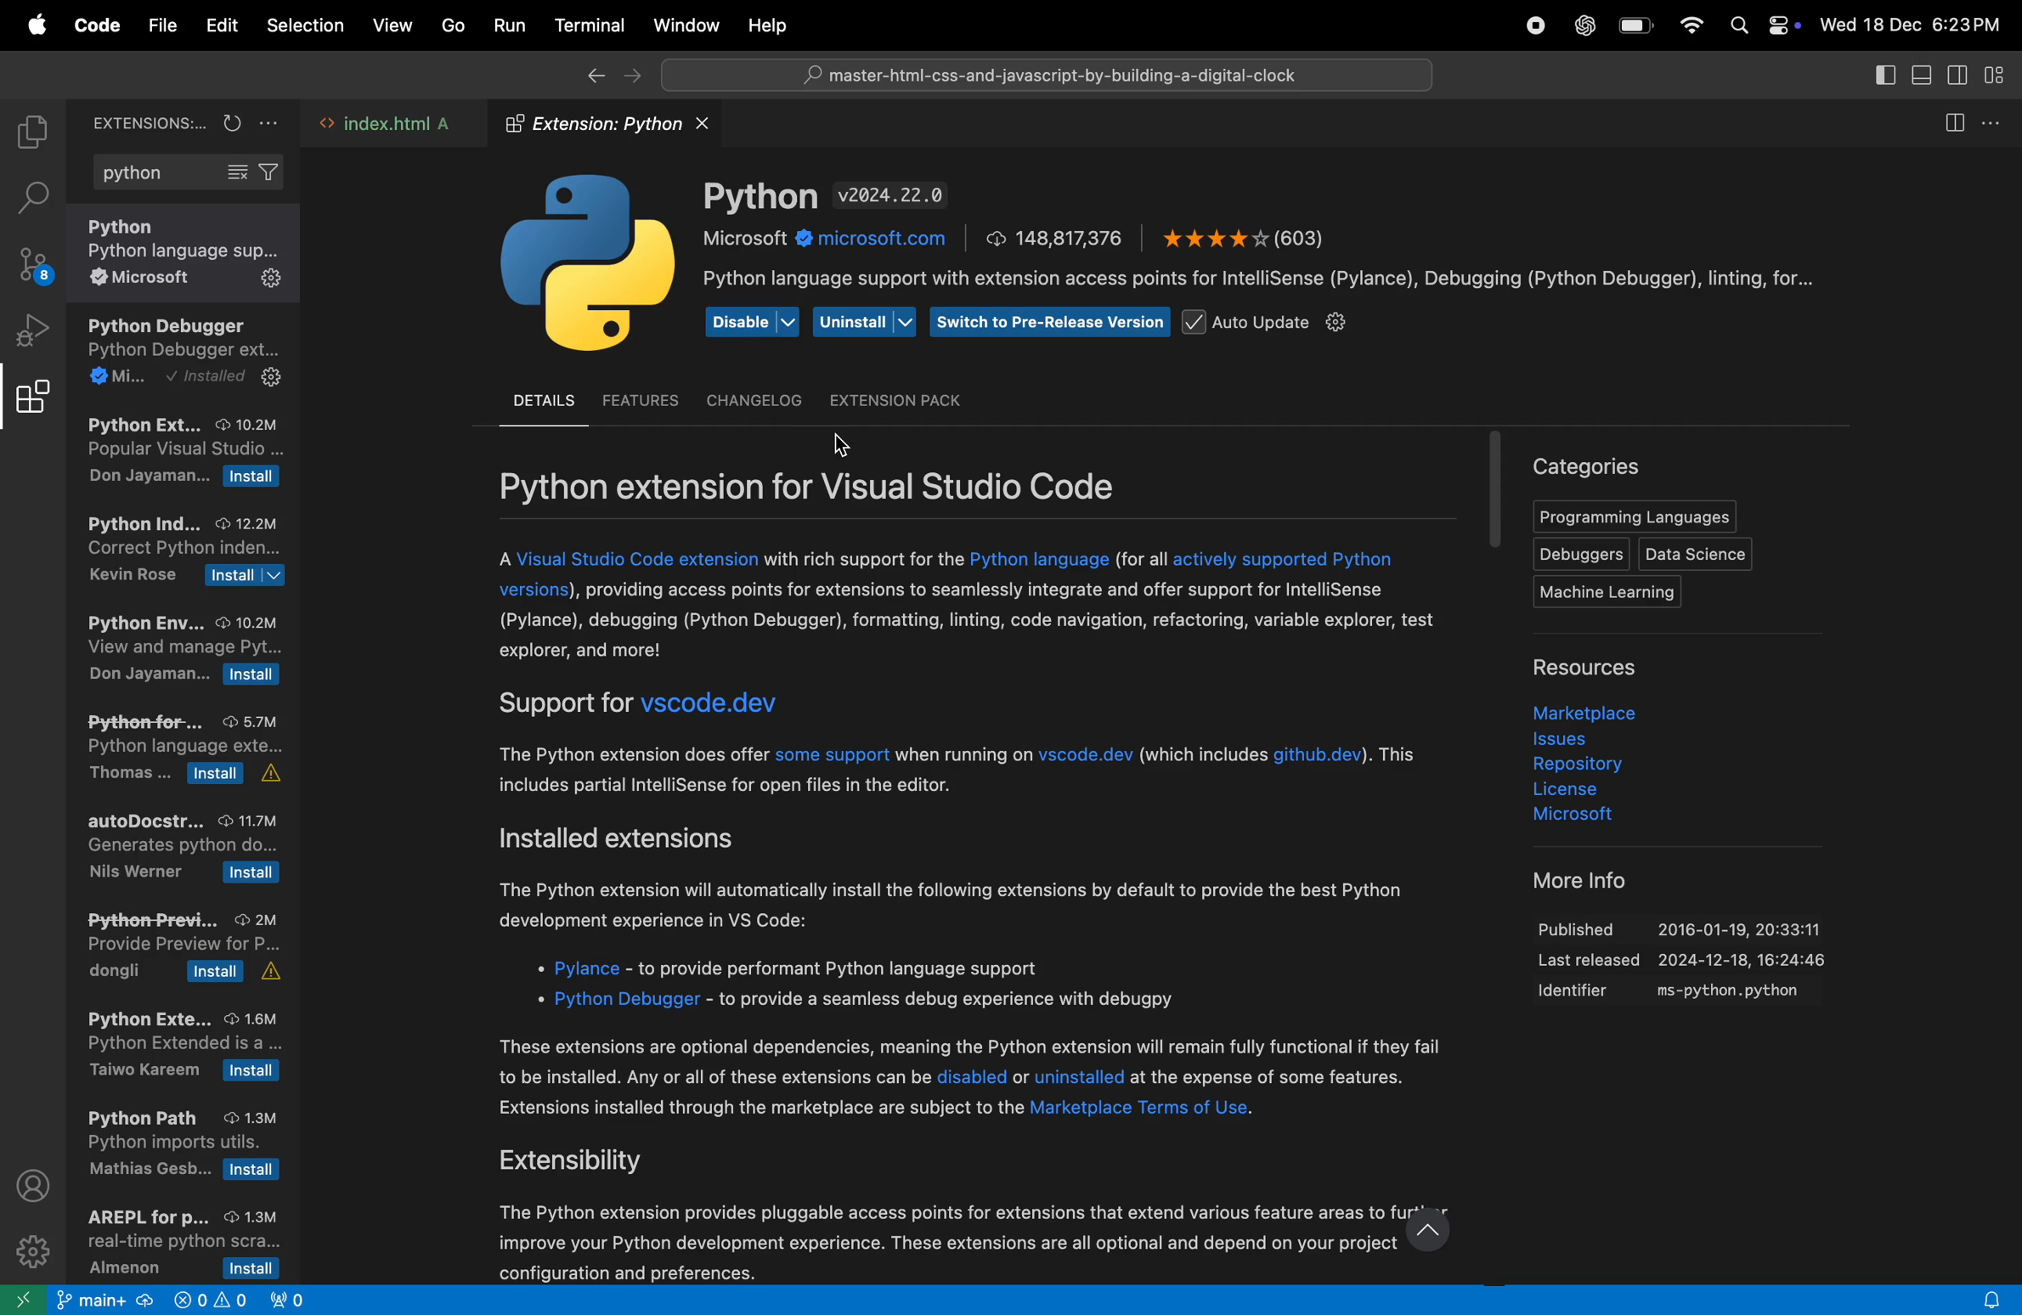 The width and height of the screenshot is (2022, 1315). I want to click on edit, so click(222, 25).